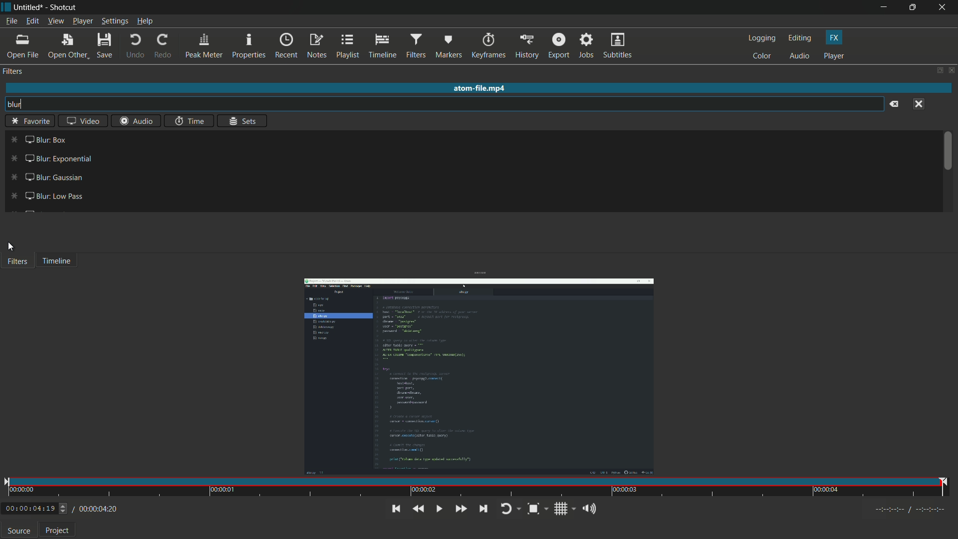 Image resolution: width=958 pixels, height=539 pixels. What do you see at coordinates (802, 38) in the screenshot?
I see `editing` at bounding box center [802, 38].